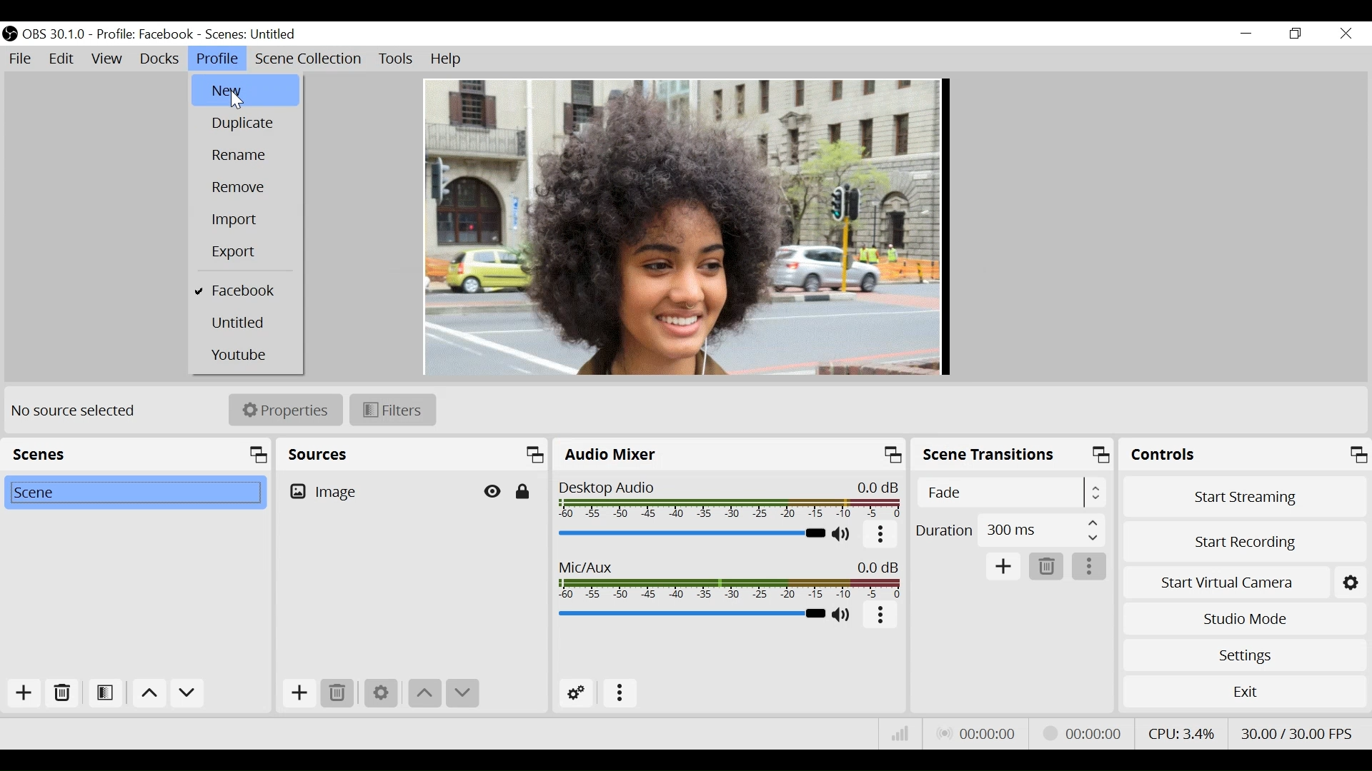  Describe the element at coordinates (1242, 620) in the screenshot. I see `Studio Mode` at that location.